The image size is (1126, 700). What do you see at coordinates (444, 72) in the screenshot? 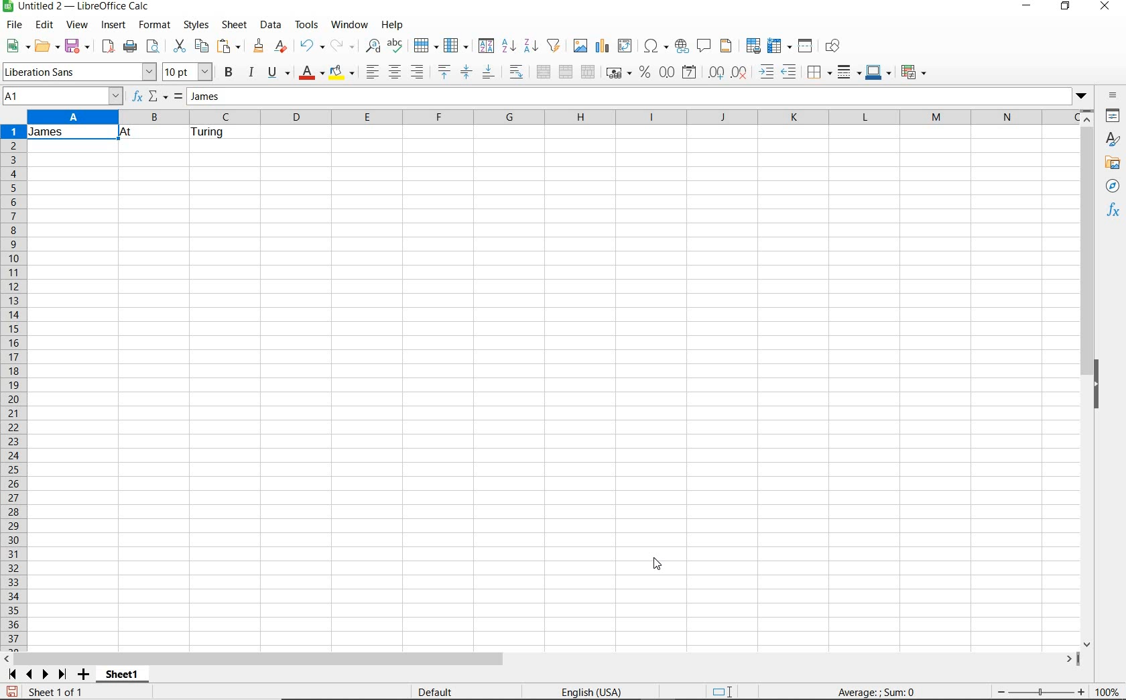
I see `align top` at bounding box center [444, 72].